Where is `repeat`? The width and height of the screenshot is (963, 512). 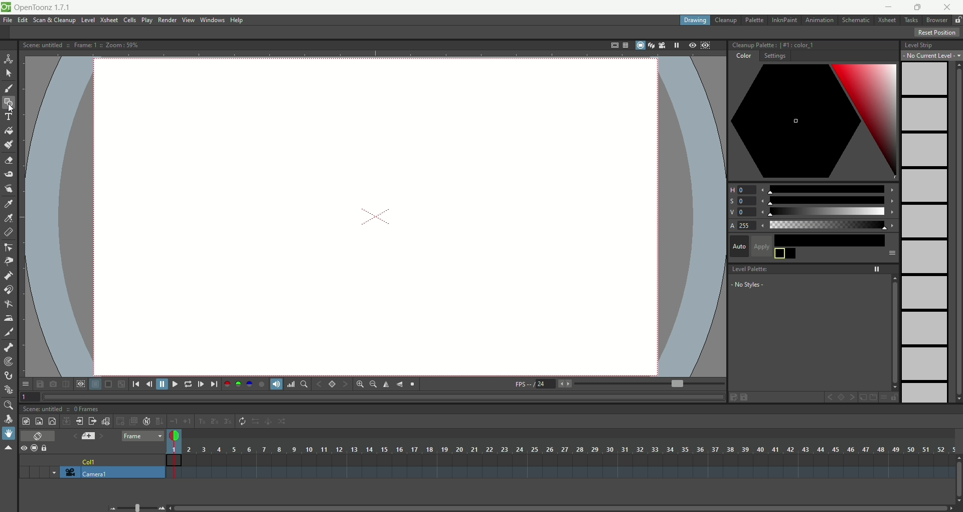 repeat is located at coordinates (242, 422).